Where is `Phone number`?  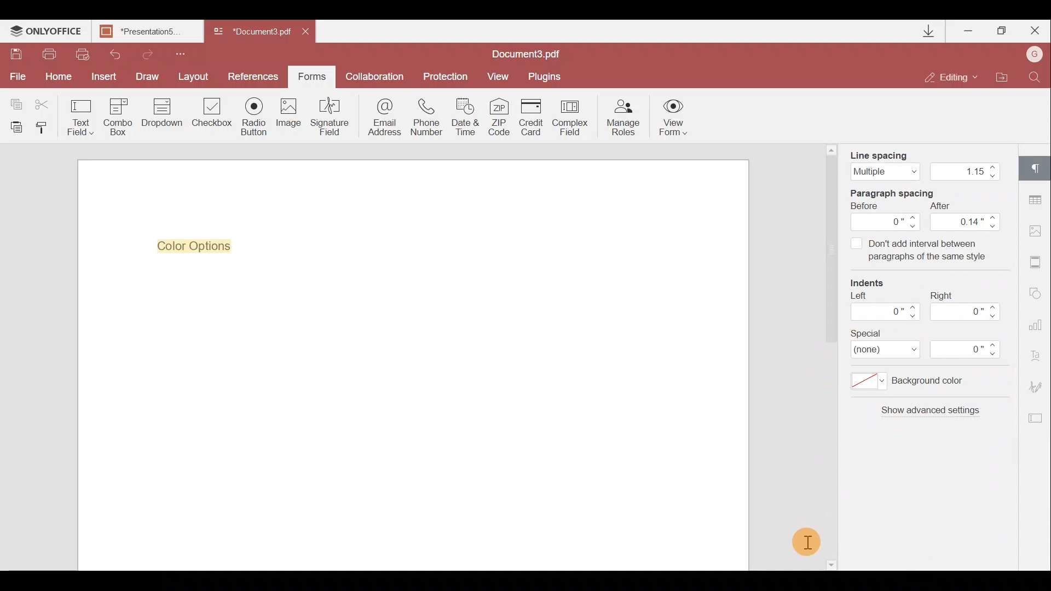 Phone number is located at coordinates (428, 117).